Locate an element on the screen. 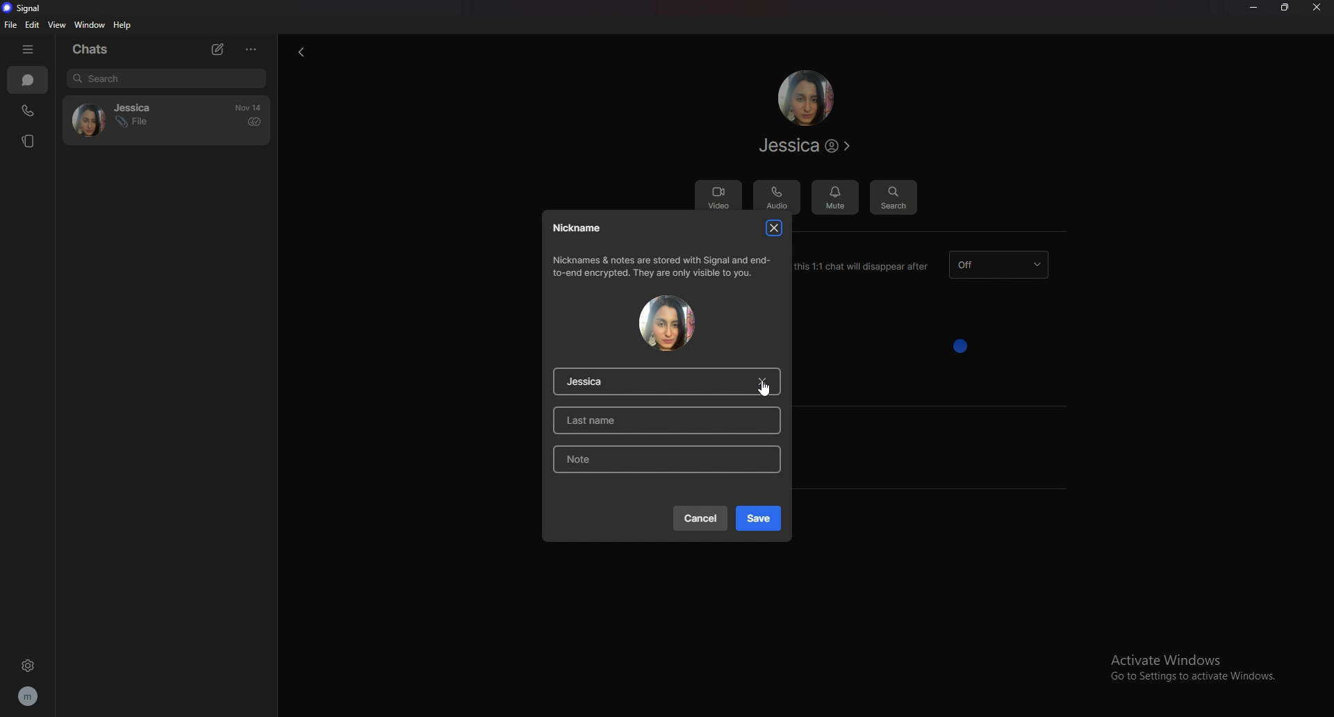 Image resolution: width=1334 pixels, height=717 pixels. settings is located at coordinates (30, 664).